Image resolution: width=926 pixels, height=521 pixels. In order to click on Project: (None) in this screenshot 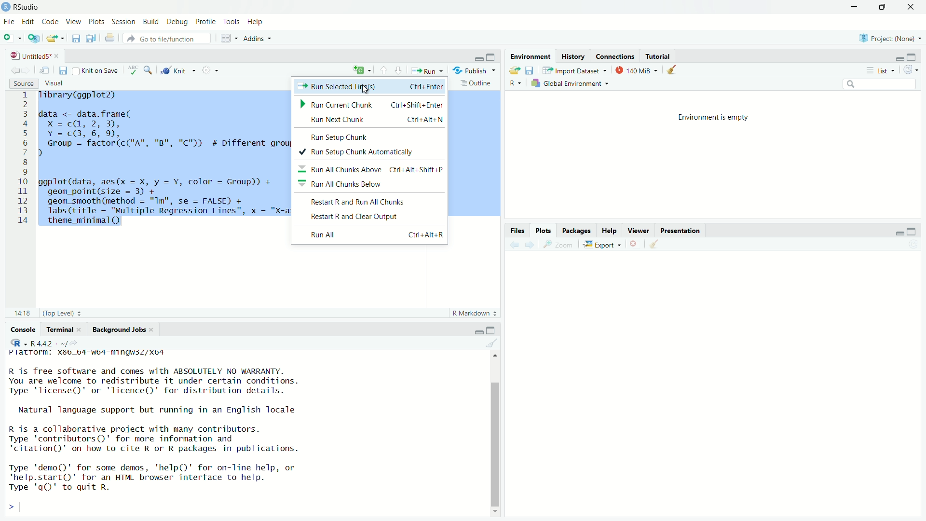, I will do `click(889, 39)`.